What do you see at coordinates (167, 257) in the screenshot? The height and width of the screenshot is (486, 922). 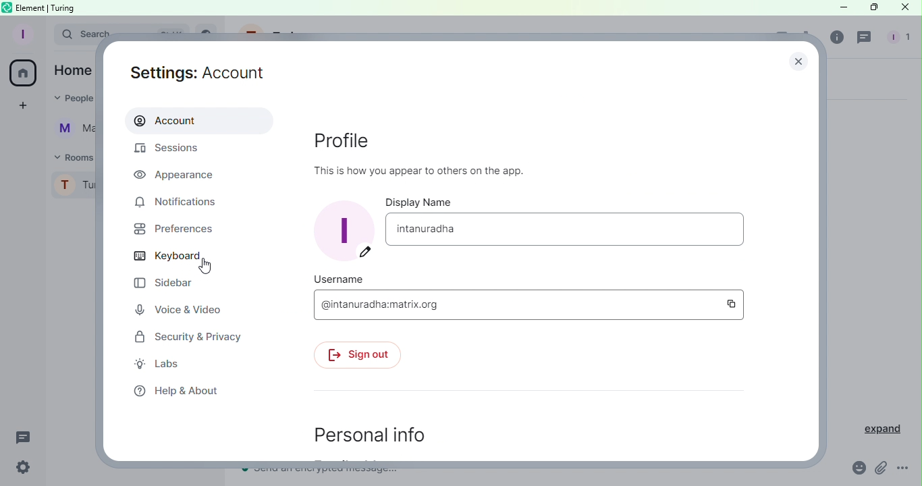 I see `Keyboard` at bounding box center [167, 257].